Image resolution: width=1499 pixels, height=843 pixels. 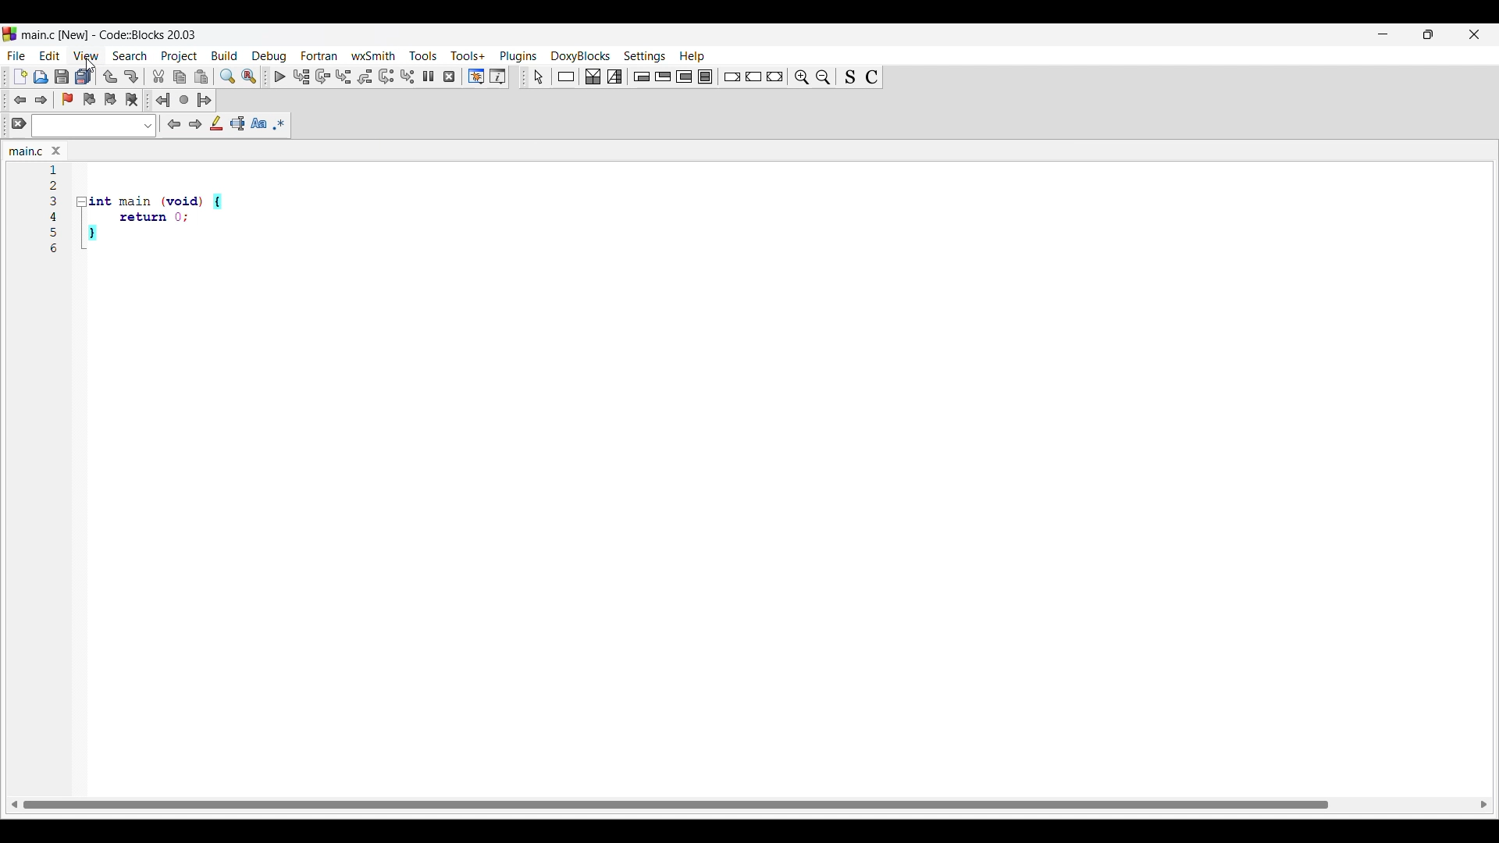 I want to click on cursor, so click(x=92, y=71).